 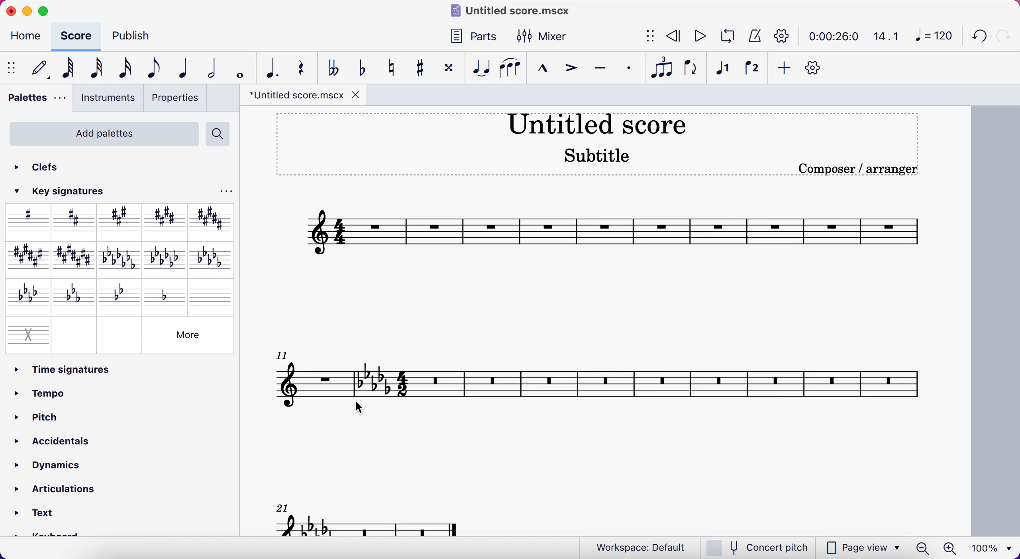 What do you see at coordinates (336, 67) in the screenshot?
I see `toggle double flat` at bounding box center [336, 67].